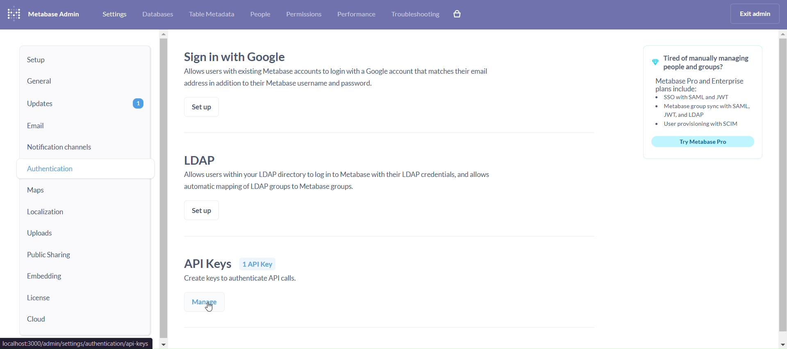 This screenshot has height=349, width=787. What do you see at coordinates (86, 168) in the screenshot?
I see `authentiaction` at bounding box center [86, 168].